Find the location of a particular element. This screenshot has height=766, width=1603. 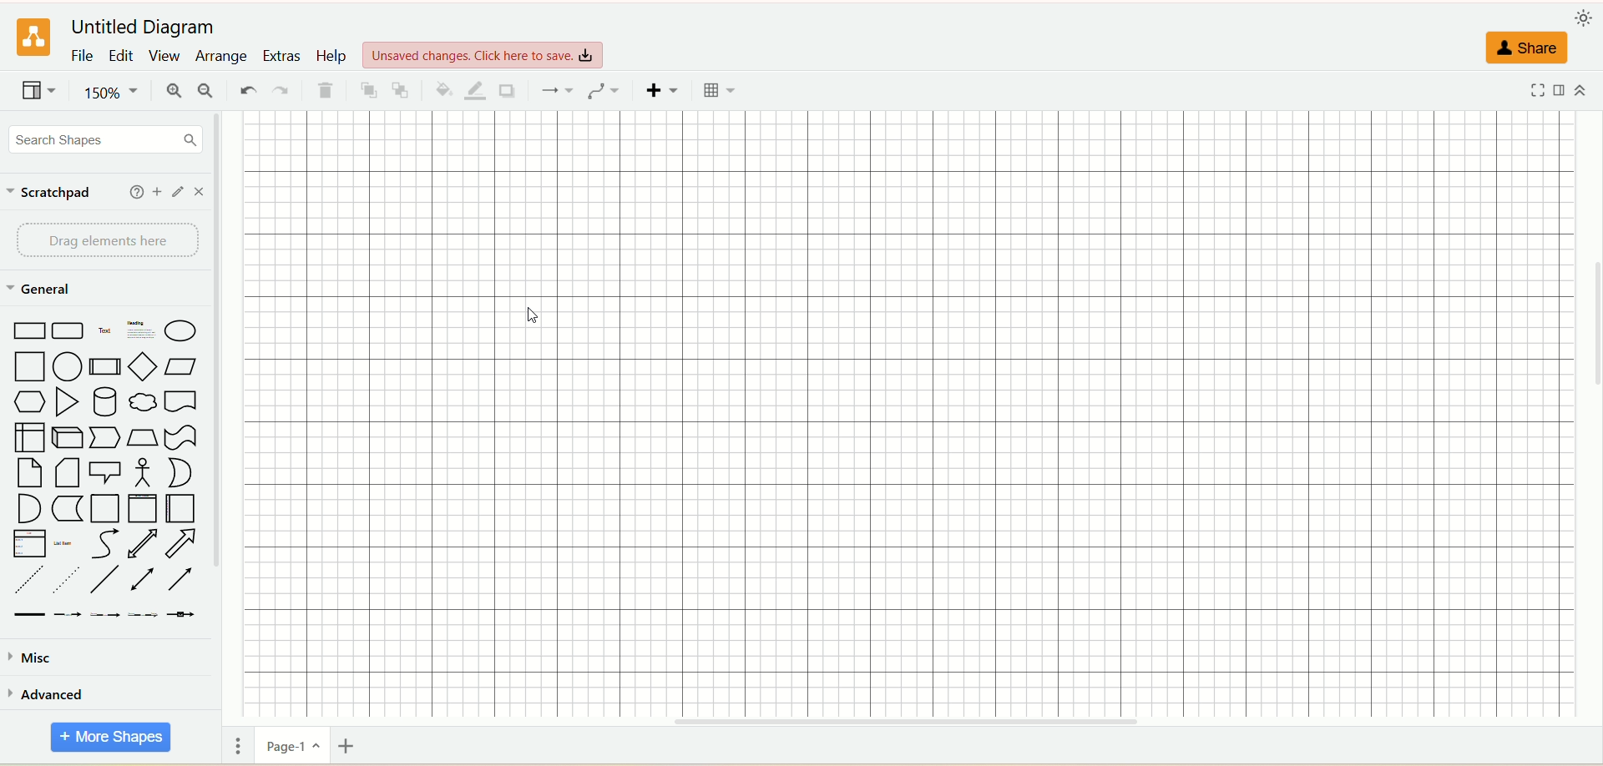

ellipse is located at coordinates (180, 330).